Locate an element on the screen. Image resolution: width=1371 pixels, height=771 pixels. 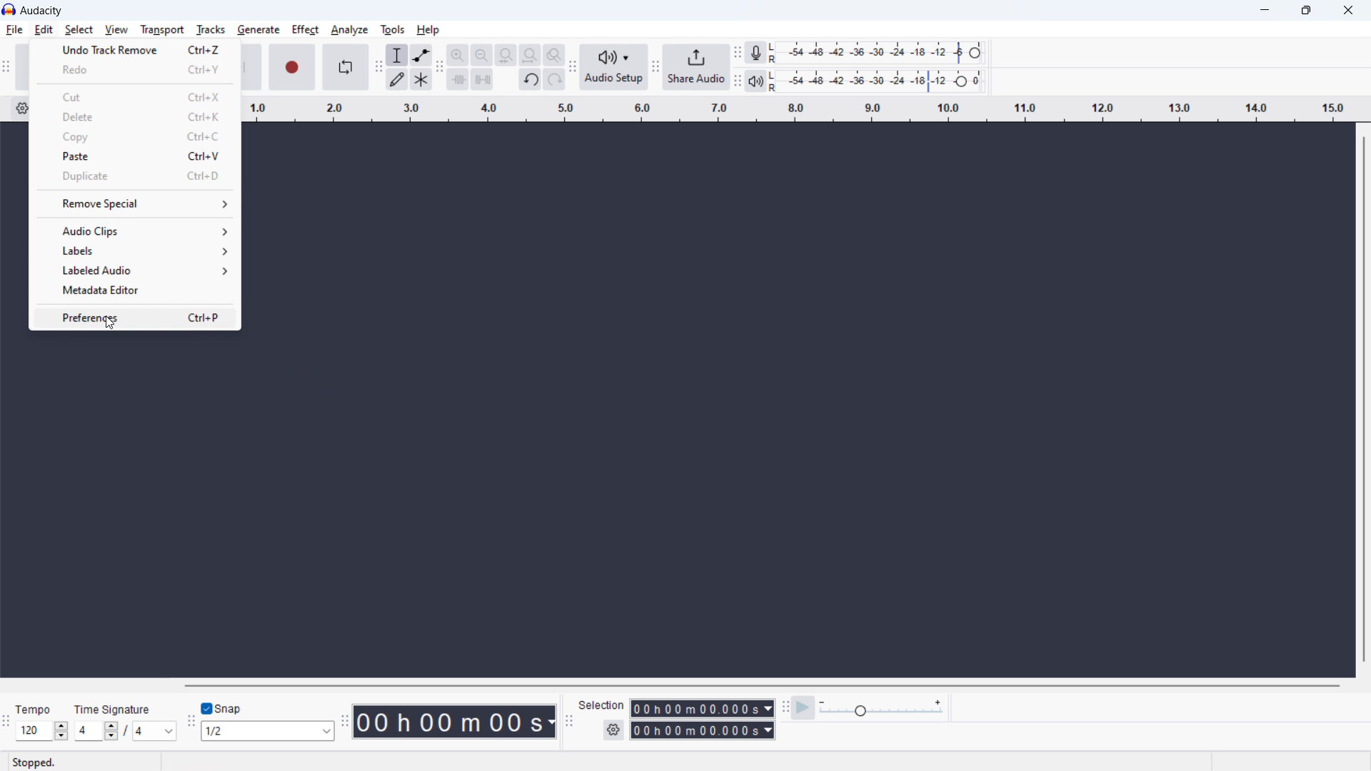
Time signature is located at coordinates (111, 707).